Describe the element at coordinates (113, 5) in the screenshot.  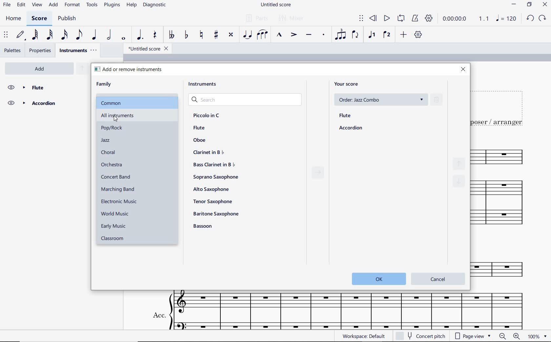
I see `PLUGINS` at that location.